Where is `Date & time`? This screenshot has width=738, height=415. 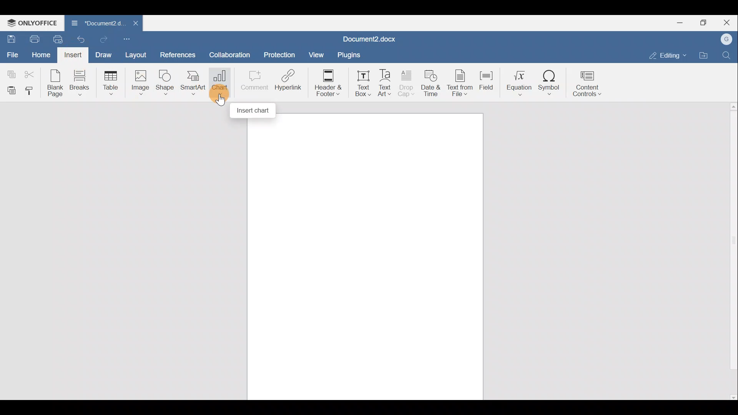
Date & time is located at coordinates (432, 82).